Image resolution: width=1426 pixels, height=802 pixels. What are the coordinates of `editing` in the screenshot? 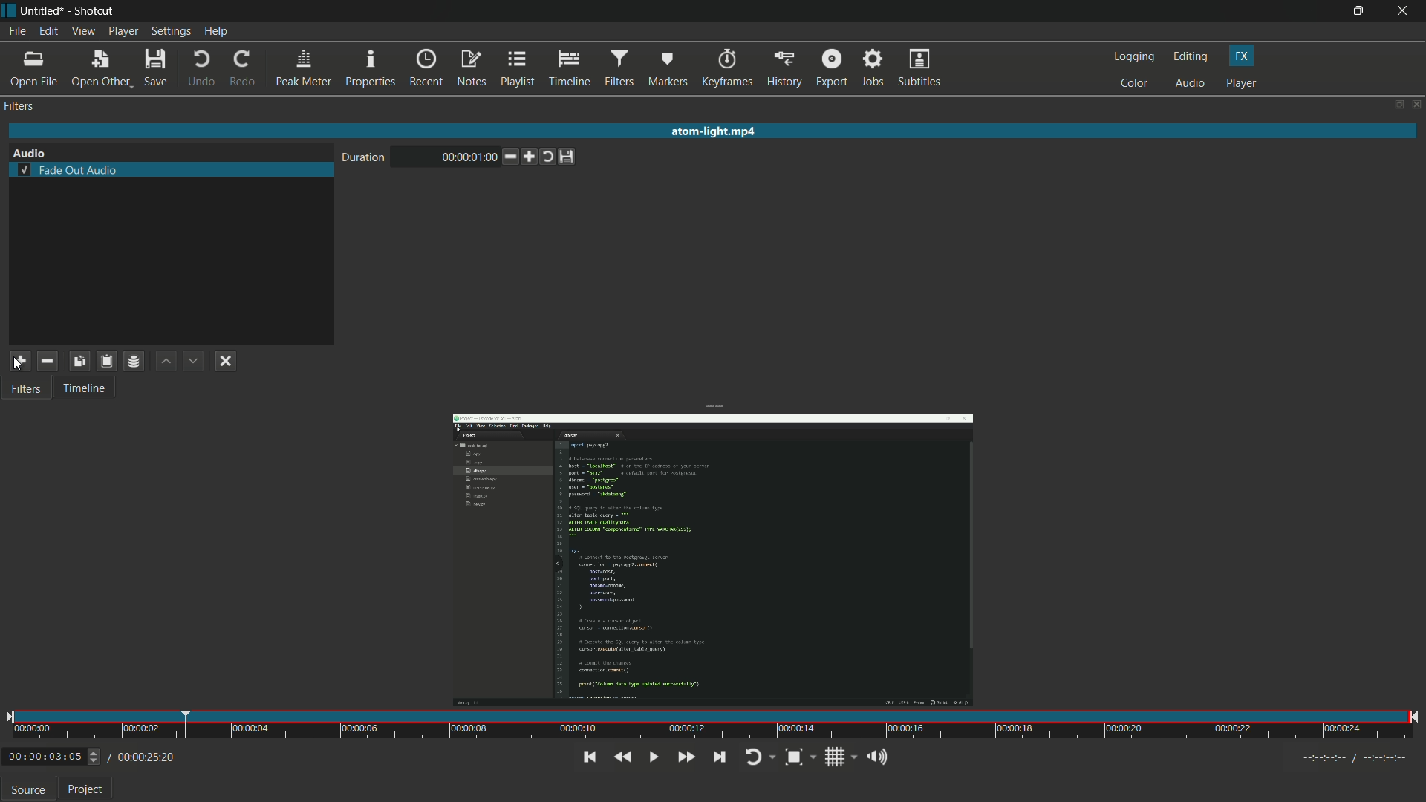 It's located at (1191, 57).